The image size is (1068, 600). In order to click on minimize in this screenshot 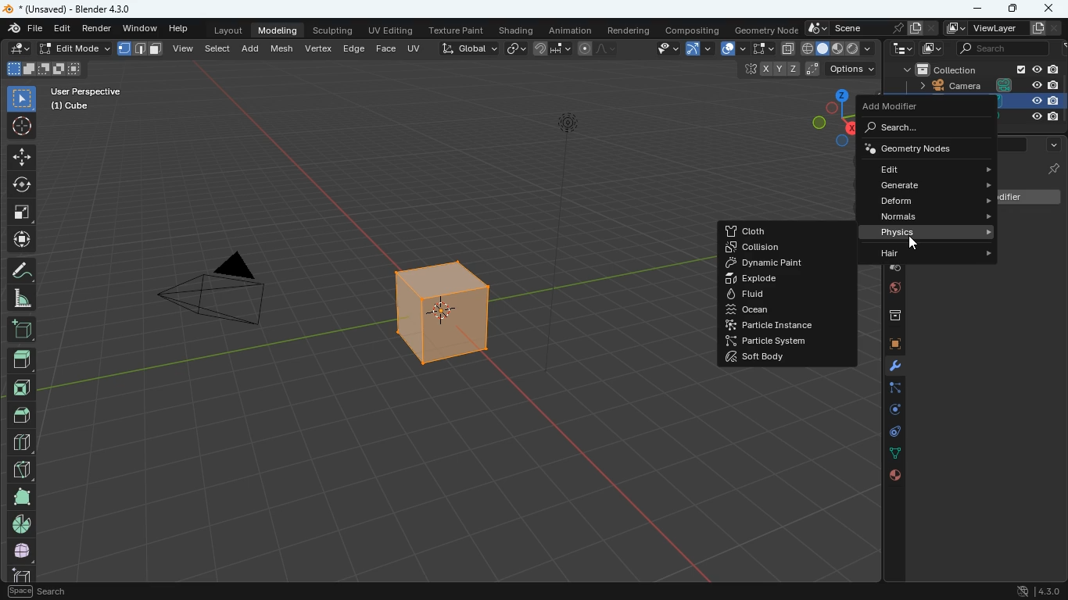, I will do `click(978, 9)`.